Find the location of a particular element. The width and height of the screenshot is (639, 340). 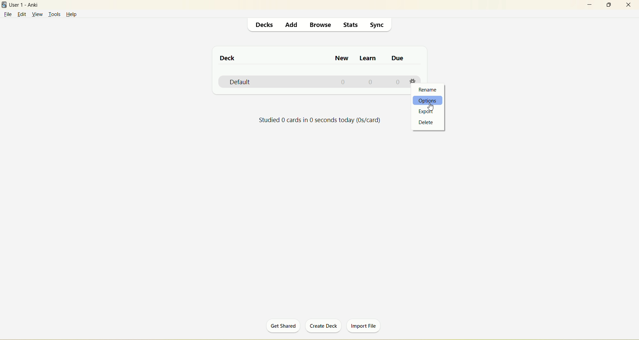

decks is located at coordinates (266, 25).